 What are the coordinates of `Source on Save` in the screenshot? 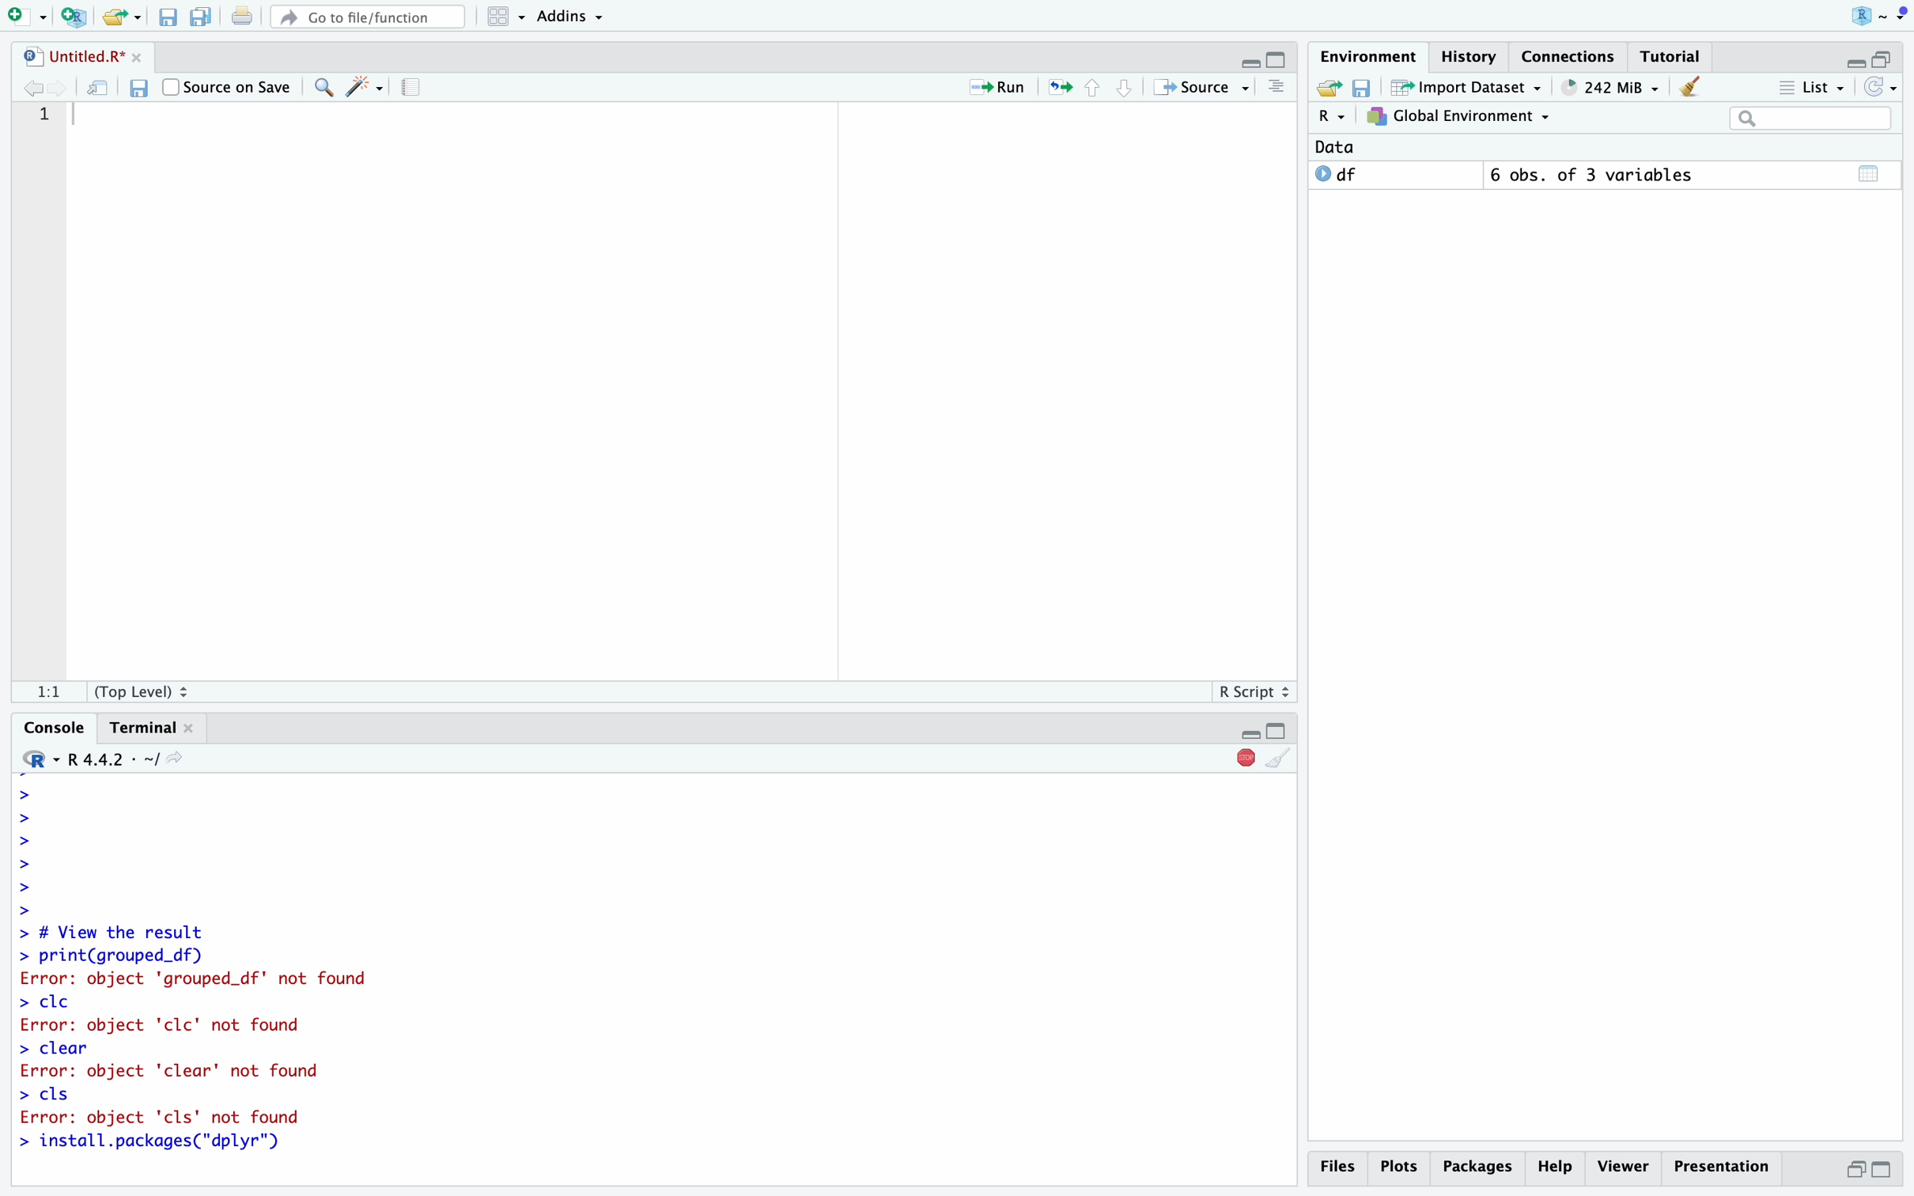 It's located at (225, 85).